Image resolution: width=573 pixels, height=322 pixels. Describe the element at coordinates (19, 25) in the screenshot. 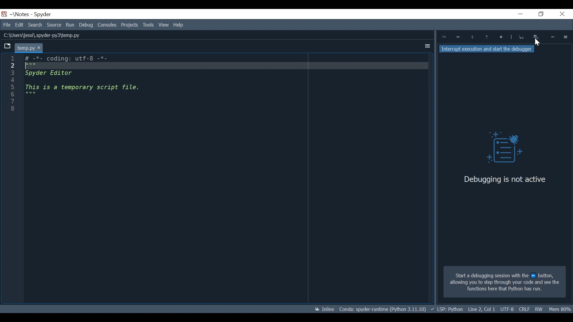

I see `Edit` at that location.